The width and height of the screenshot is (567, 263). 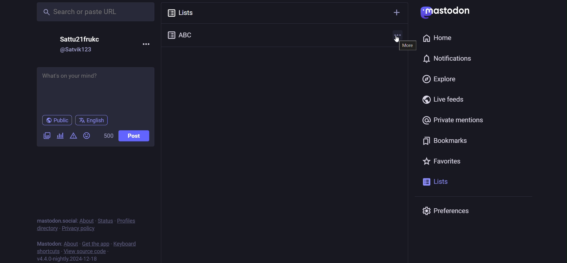 What do you see at coordinates (95, 242) in the screenshot?
I see `get the app` at bounding box center [95, 242].